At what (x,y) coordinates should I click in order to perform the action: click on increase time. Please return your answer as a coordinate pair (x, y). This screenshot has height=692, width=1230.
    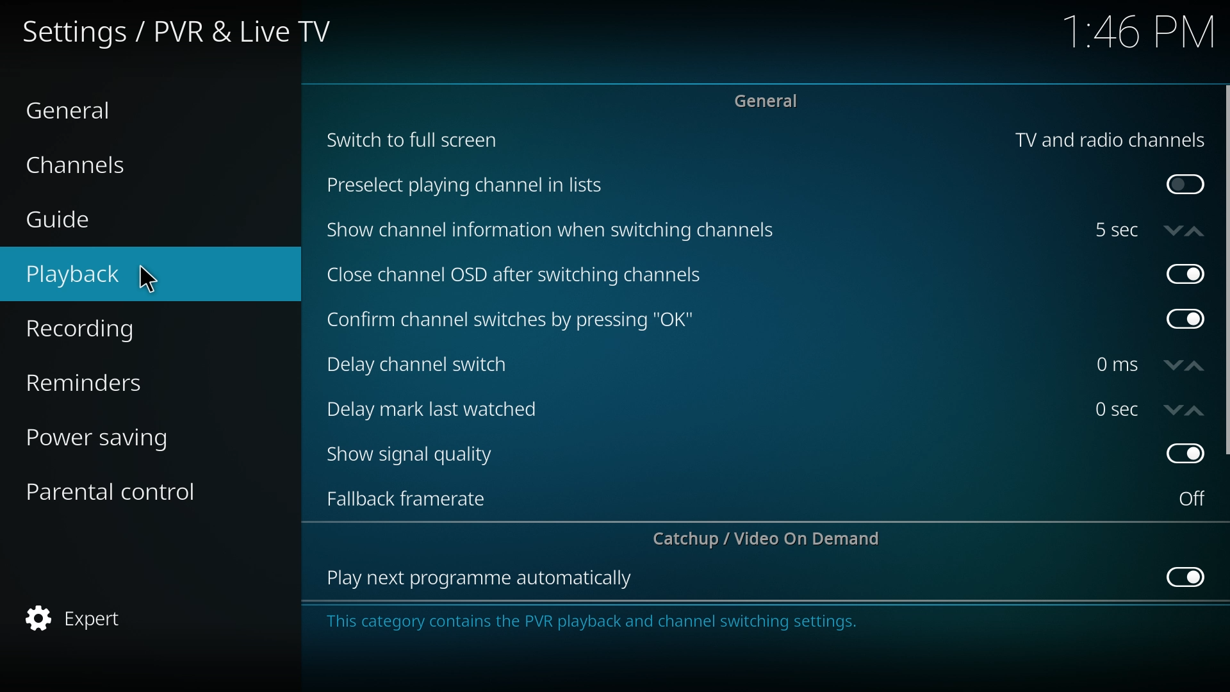
    Looking at the image, I should click on (1195, 411).